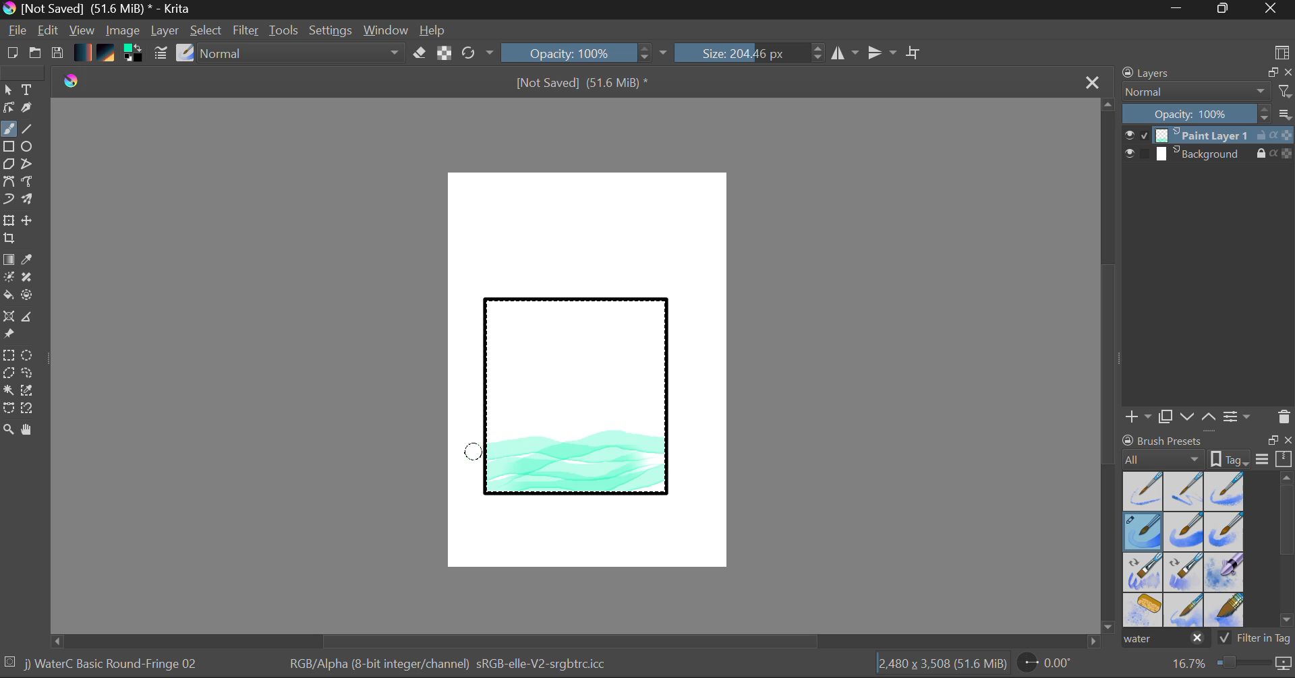  Describe the element at coordinates (30, 260) in the screenshot. I see `Eyedropper` at that location.